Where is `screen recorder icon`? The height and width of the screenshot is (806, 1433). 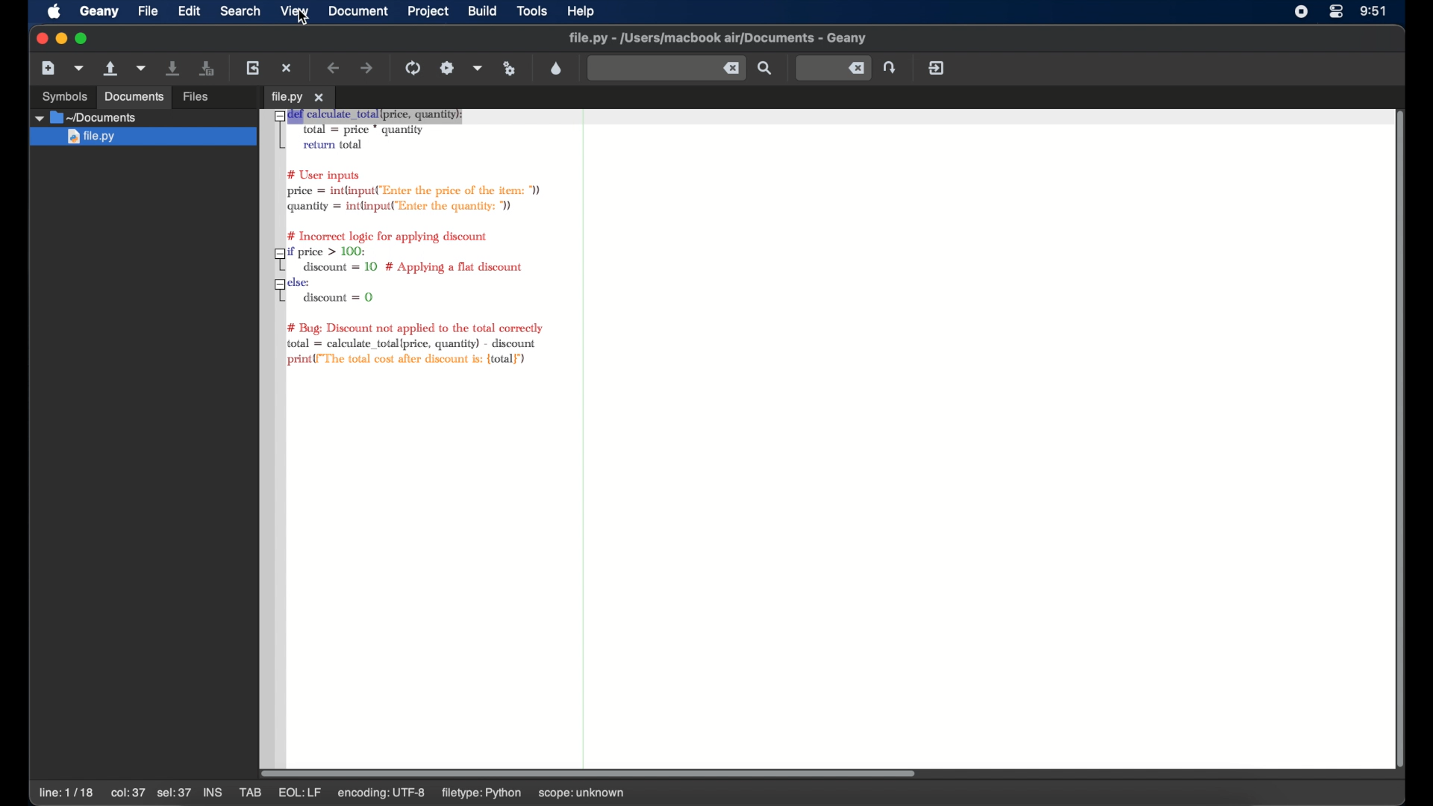
screen recorder icon is located at coordinates (1302, 11).